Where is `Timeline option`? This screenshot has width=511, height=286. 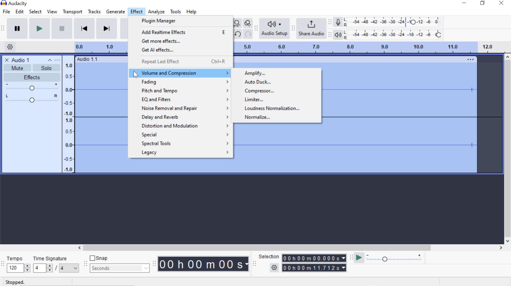
Timeline option is located at coordinates (8, 46).